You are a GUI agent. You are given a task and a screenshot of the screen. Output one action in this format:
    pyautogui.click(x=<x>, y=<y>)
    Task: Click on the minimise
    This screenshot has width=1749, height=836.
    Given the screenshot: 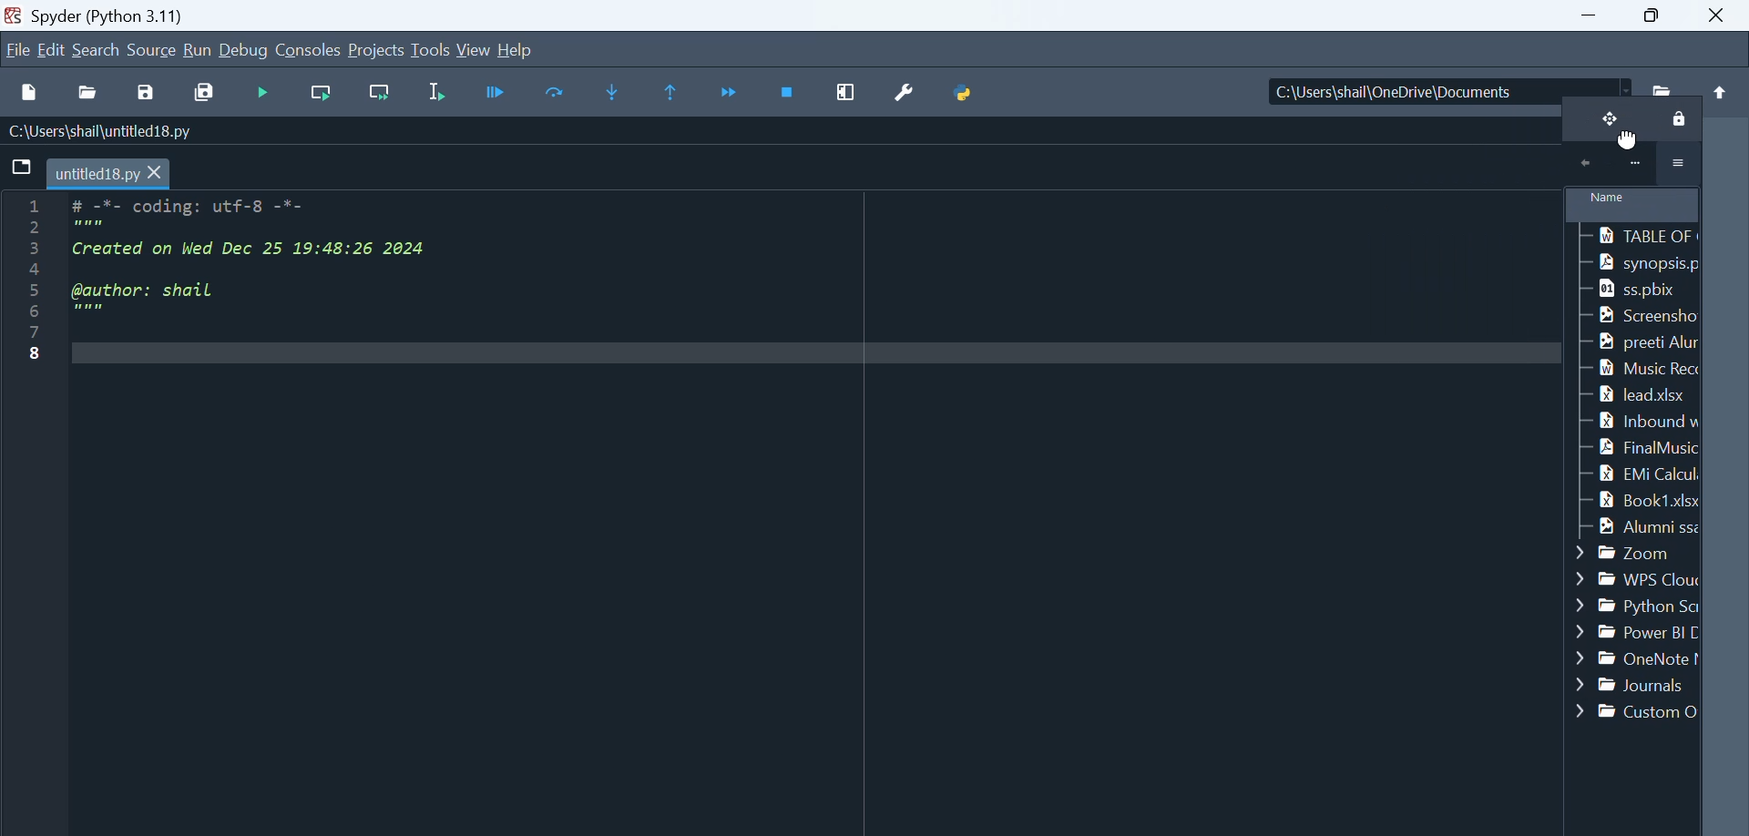 What is the action you would take?
    pyautogui.click(x=1594, y=16)
    